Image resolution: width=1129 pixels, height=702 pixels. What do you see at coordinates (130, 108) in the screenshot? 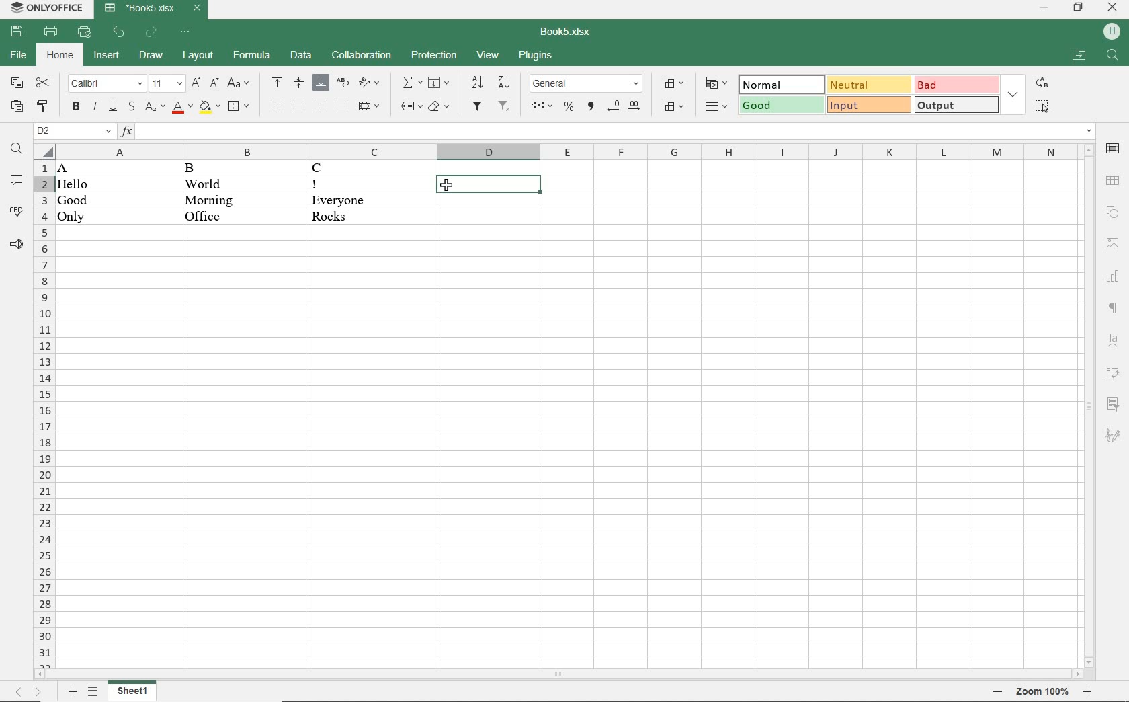
I see `strikethrough` at bounding box center [130, 108].